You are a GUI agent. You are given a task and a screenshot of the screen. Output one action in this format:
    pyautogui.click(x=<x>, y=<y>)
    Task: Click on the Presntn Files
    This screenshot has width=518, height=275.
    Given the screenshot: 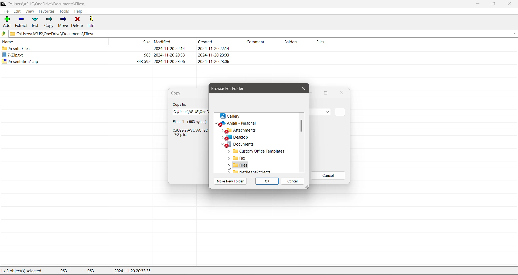 What is the action you would take?
    pyautogui.click(x=16, y=48)
    